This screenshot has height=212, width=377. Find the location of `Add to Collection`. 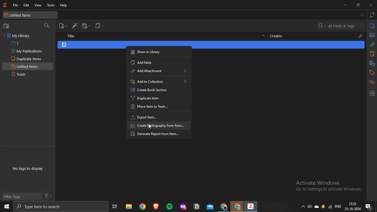

Add to Collection is located at coordinates (158, 81).